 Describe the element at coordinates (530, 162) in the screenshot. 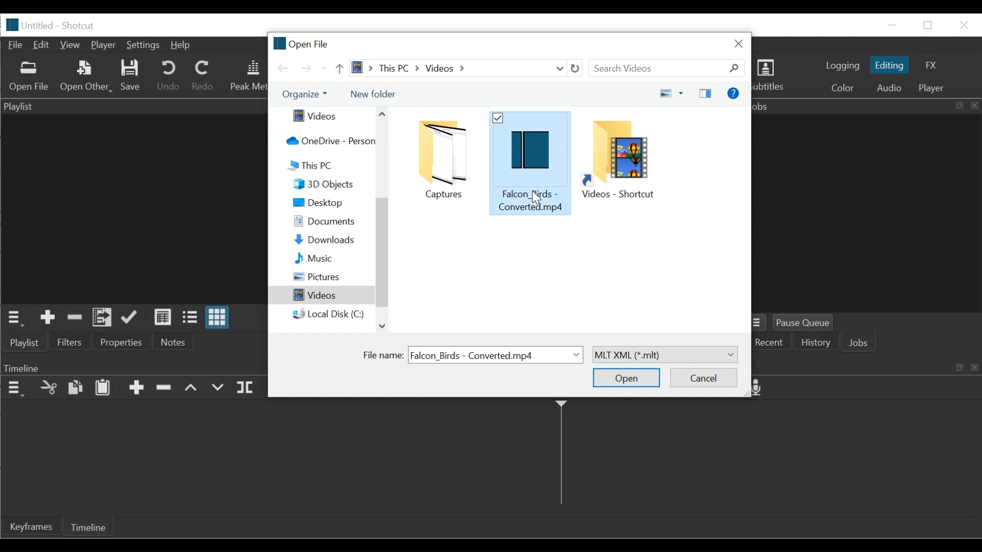

I see `Falcon _Birds - Converted.mp4` at that location.